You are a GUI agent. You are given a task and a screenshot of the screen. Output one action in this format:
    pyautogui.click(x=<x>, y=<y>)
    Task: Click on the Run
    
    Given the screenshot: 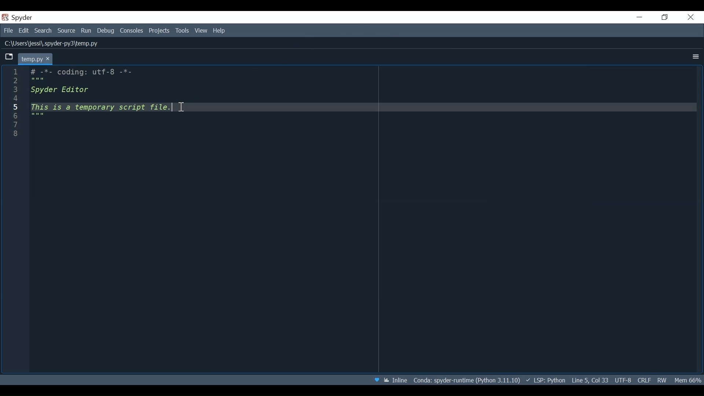 What is the action you would take?
    pyautogui.click(x=87, y=31)
    